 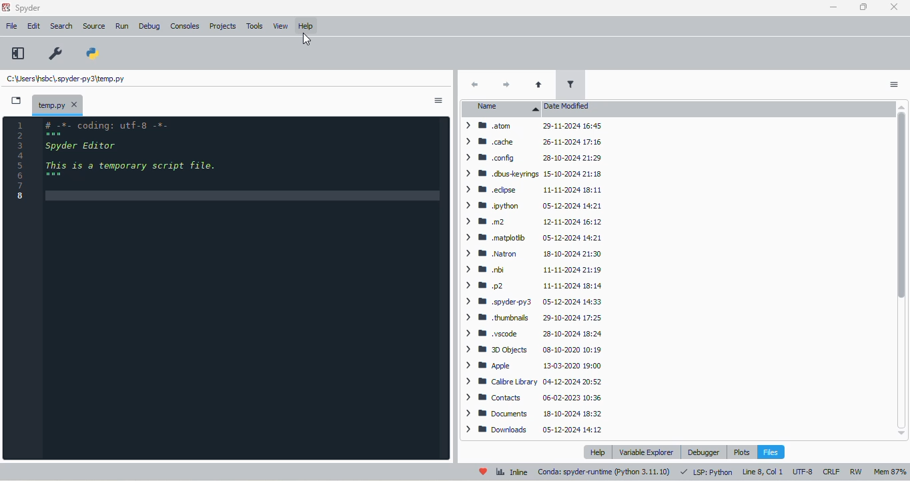 What do you see at coordinates (532, 158) in the screenshot?
I see `> BB config 28-10-2024 21:29` at bounding box center [532, 158].